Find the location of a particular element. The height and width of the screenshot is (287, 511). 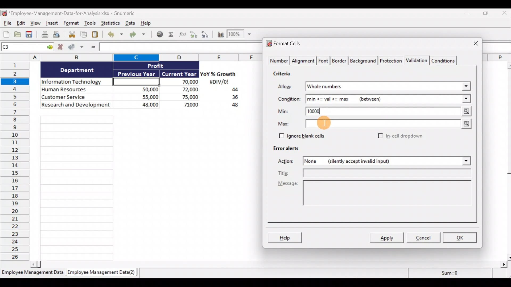

In-cell dropdown is located at coordinates (400, 136).